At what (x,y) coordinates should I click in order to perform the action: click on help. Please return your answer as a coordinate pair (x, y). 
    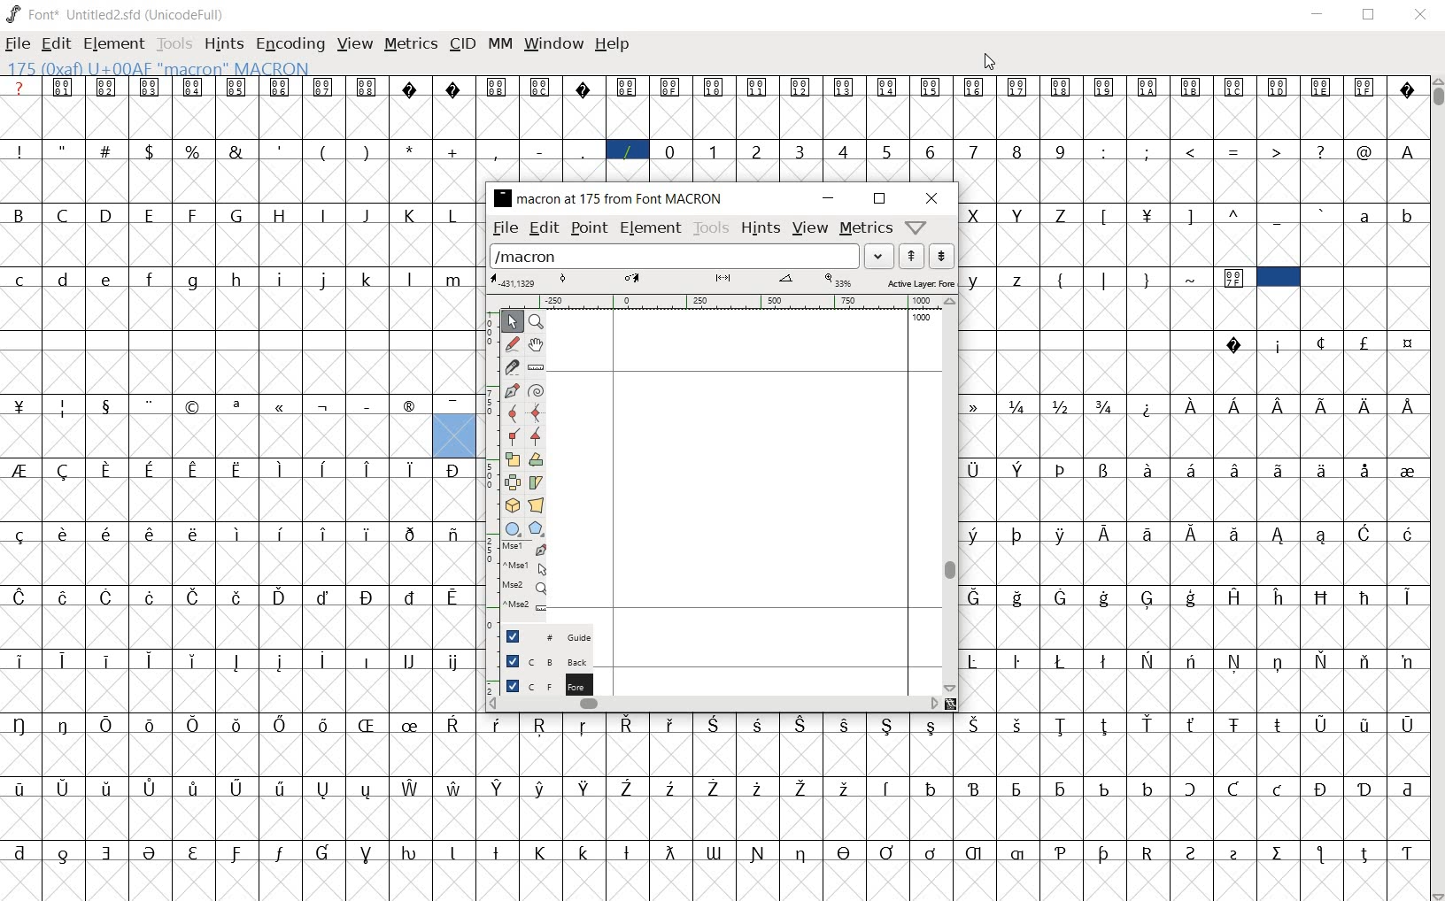
    Looking at the image, I should click on (916, 227).